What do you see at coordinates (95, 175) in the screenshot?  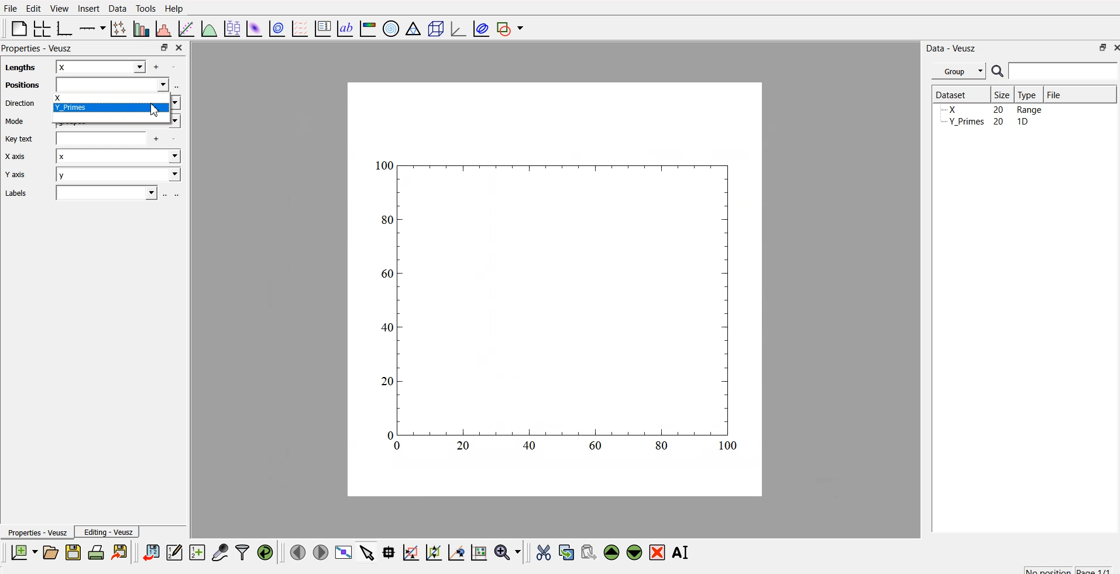 I see `Y axis y` at bounding box center [95, 175].